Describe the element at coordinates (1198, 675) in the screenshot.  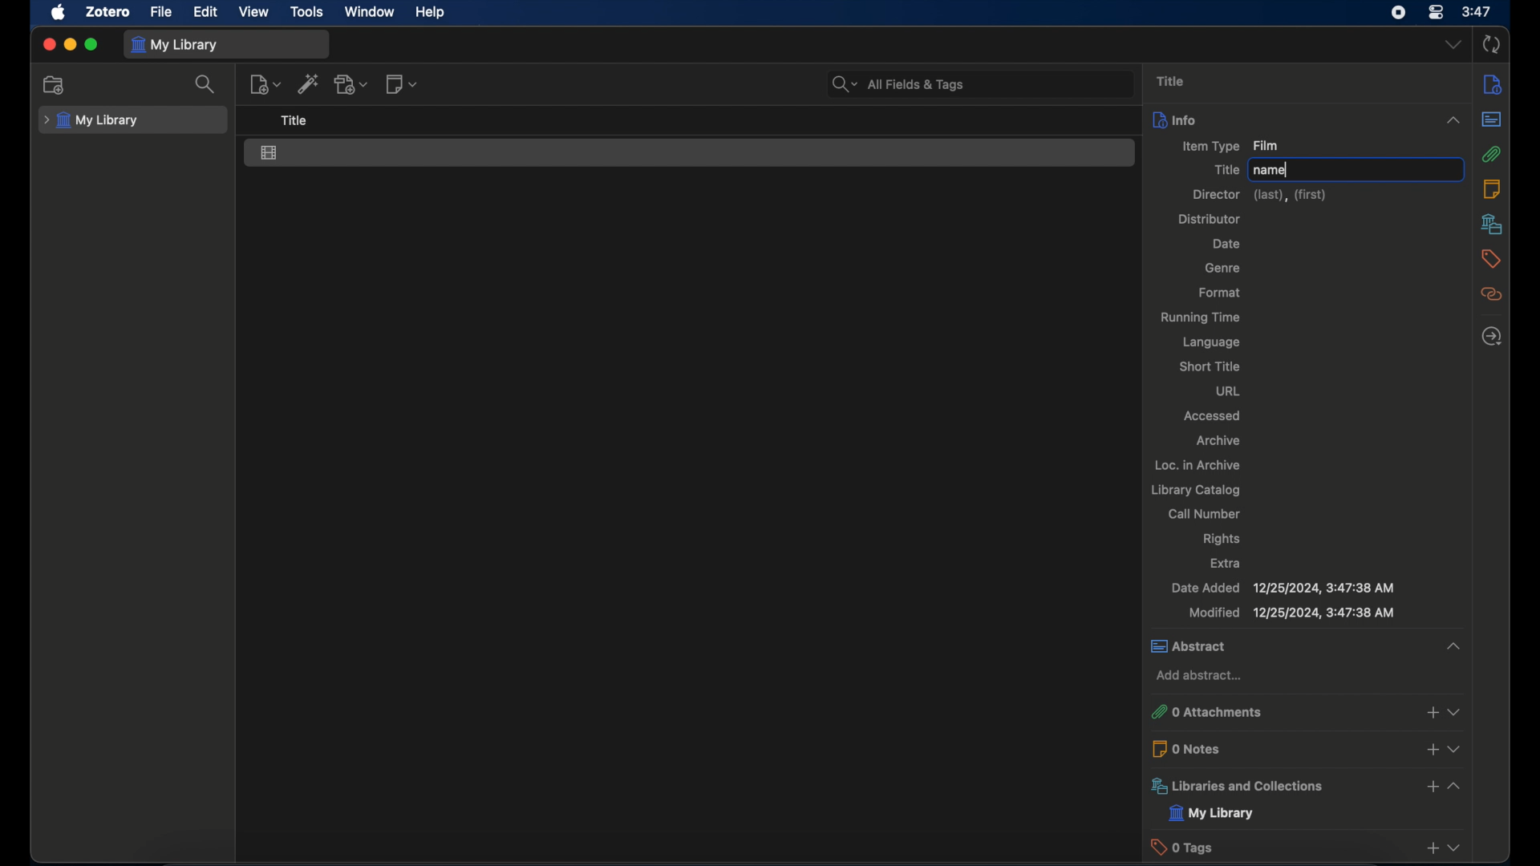
I see `add abstract` at that location.